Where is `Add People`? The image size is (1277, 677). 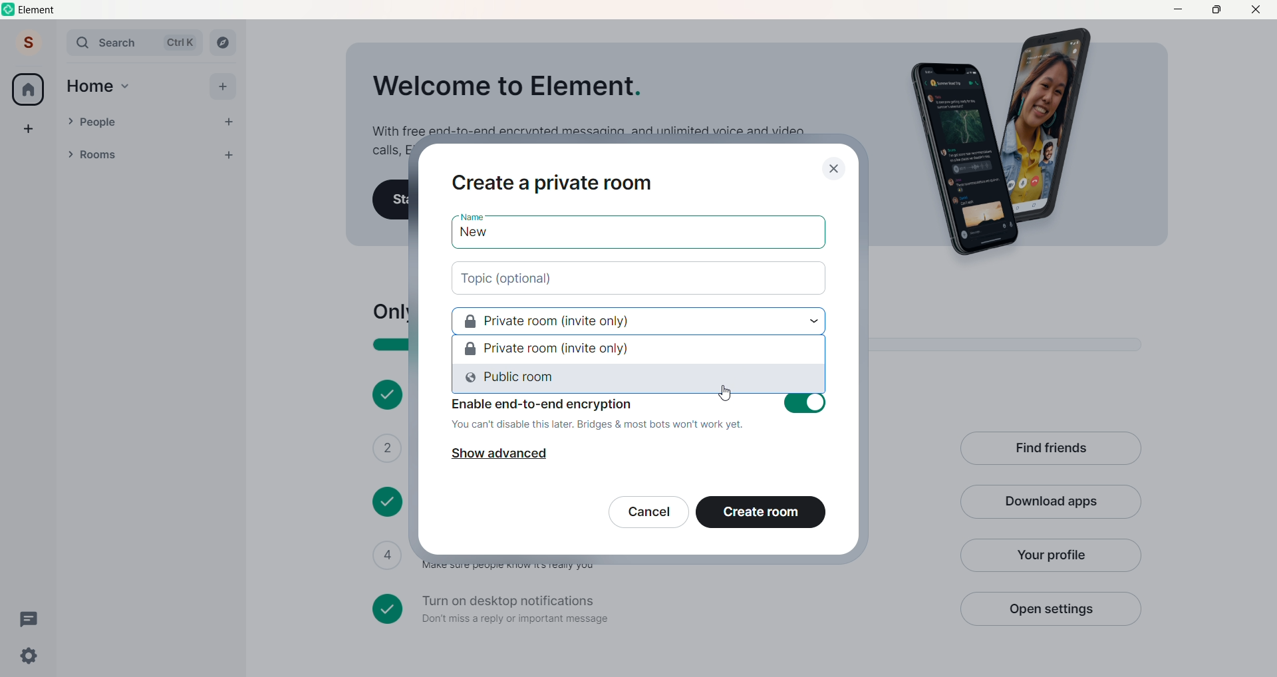
Add People is located at coordinates (229, 122).